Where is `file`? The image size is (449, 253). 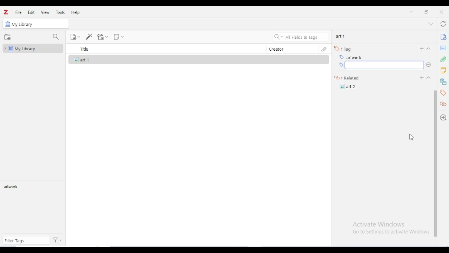 file is located at coordinates (19, 13).